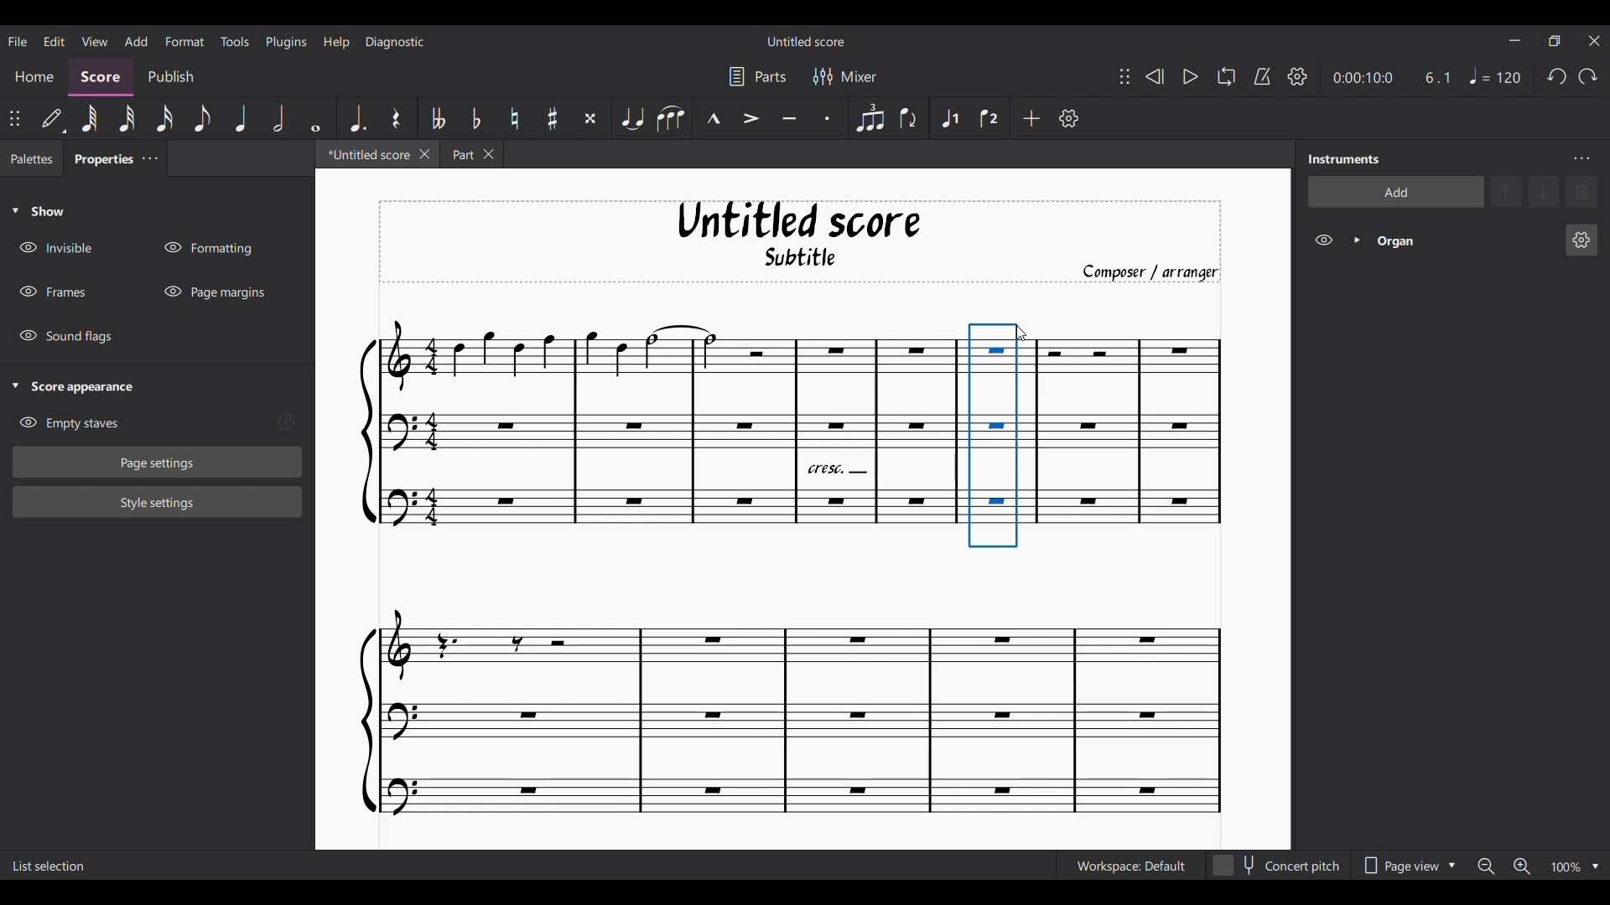 The image size is (1610, 905). I want to click on Diagnostic menu, so click(396, 42).